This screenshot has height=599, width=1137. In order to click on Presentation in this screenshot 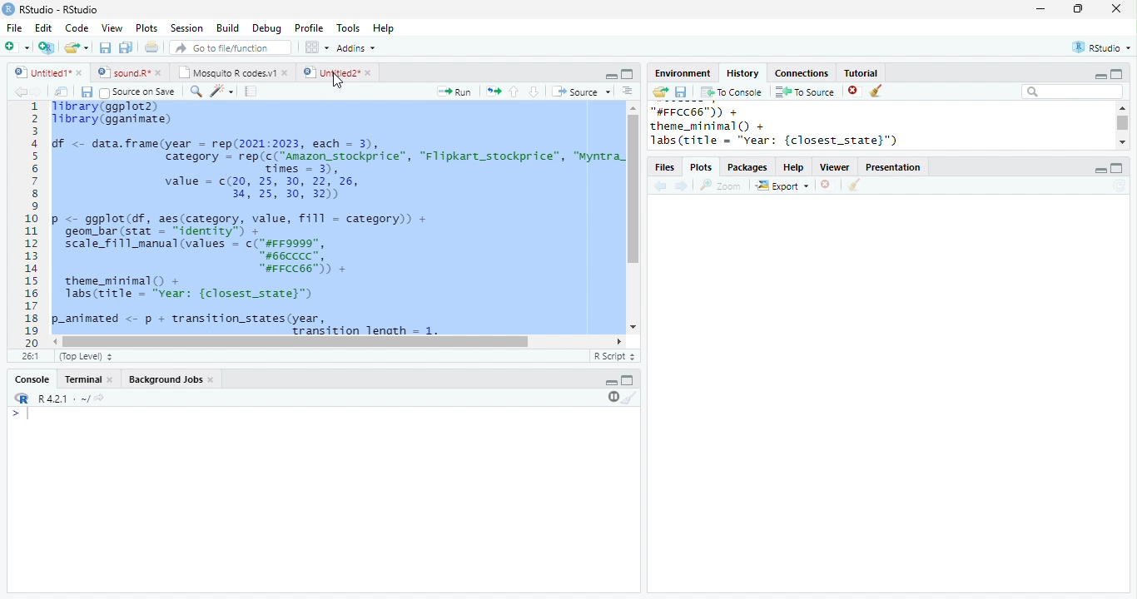, I will do `click(893, 167)`.